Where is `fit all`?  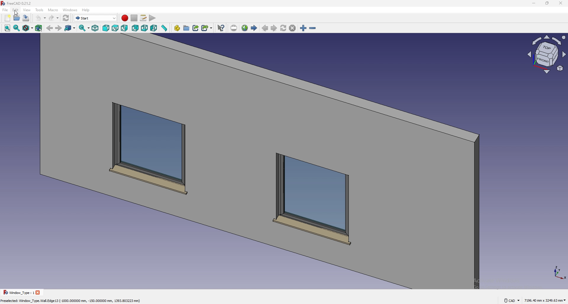
fit all is located at coordinates (7, 28).